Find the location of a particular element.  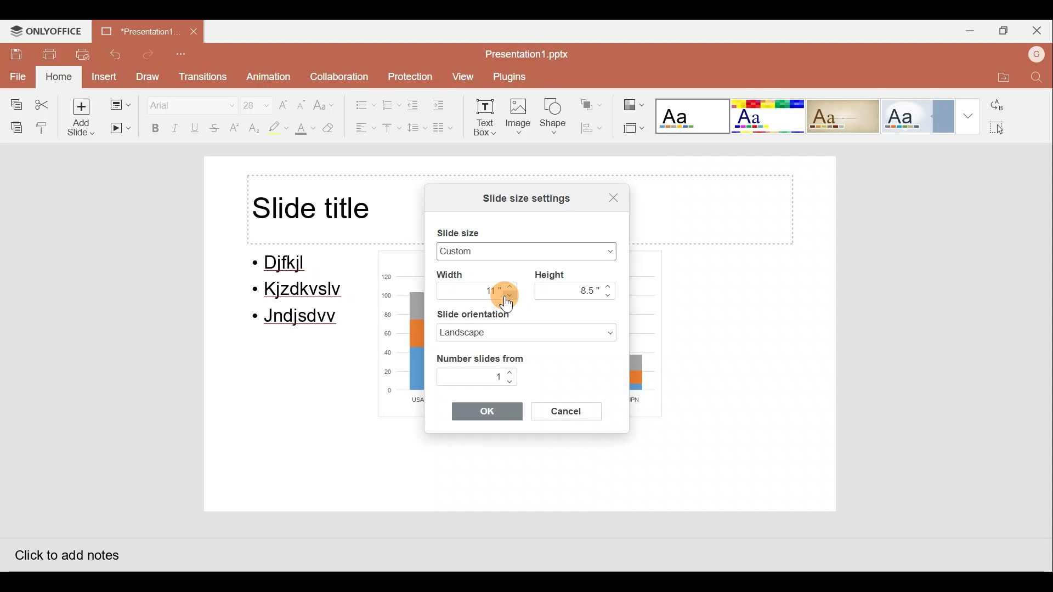

OK is located at coordinates (491, 413).